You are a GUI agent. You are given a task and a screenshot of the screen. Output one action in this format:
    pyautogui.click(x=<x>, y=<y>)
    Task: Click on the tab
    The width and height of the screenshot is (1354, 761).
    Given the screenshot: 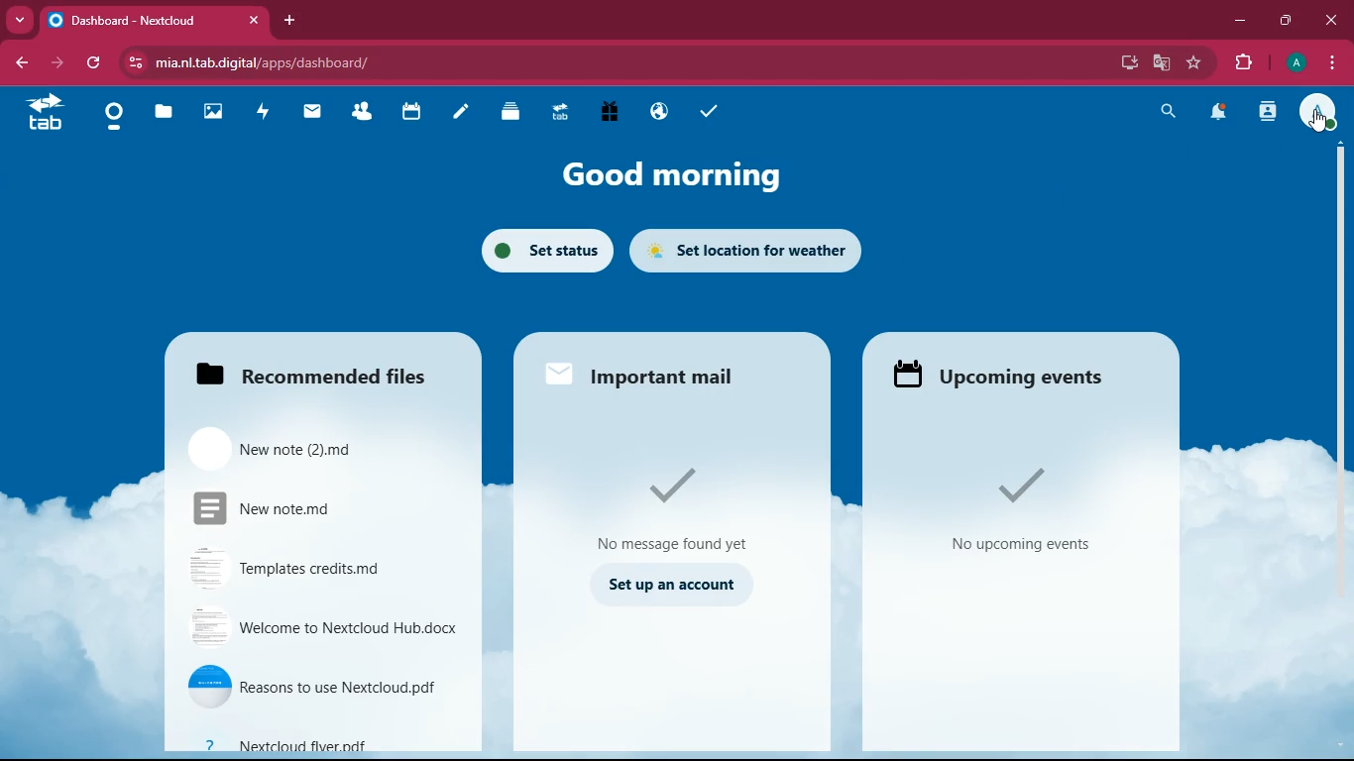 What is the action you would take?
    pyautogui.click(x=153, y=16)
    